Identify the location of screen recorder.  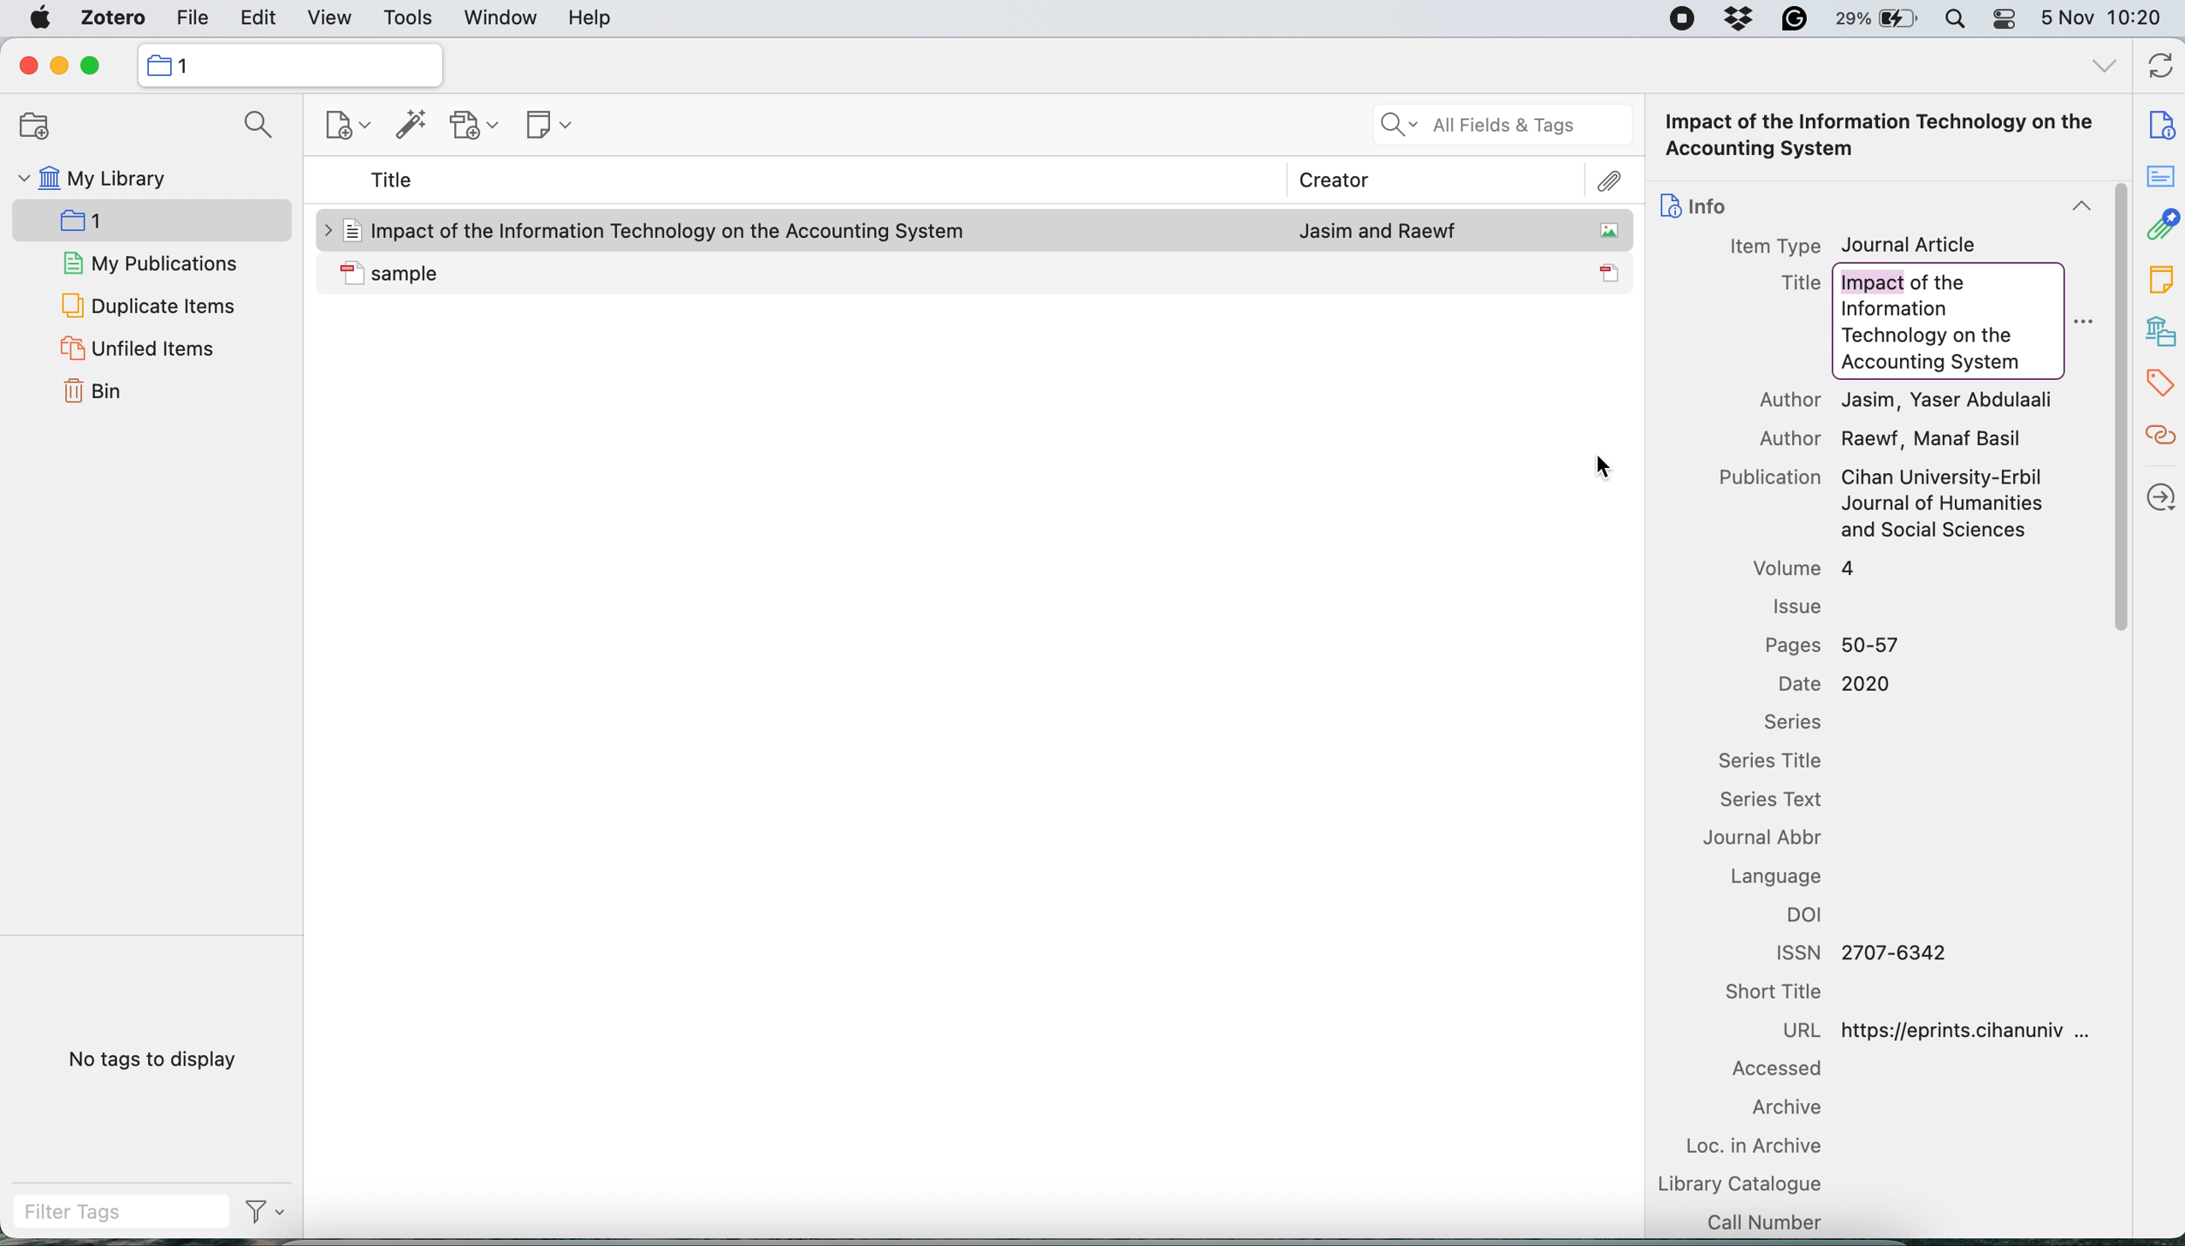
(1685, 18).